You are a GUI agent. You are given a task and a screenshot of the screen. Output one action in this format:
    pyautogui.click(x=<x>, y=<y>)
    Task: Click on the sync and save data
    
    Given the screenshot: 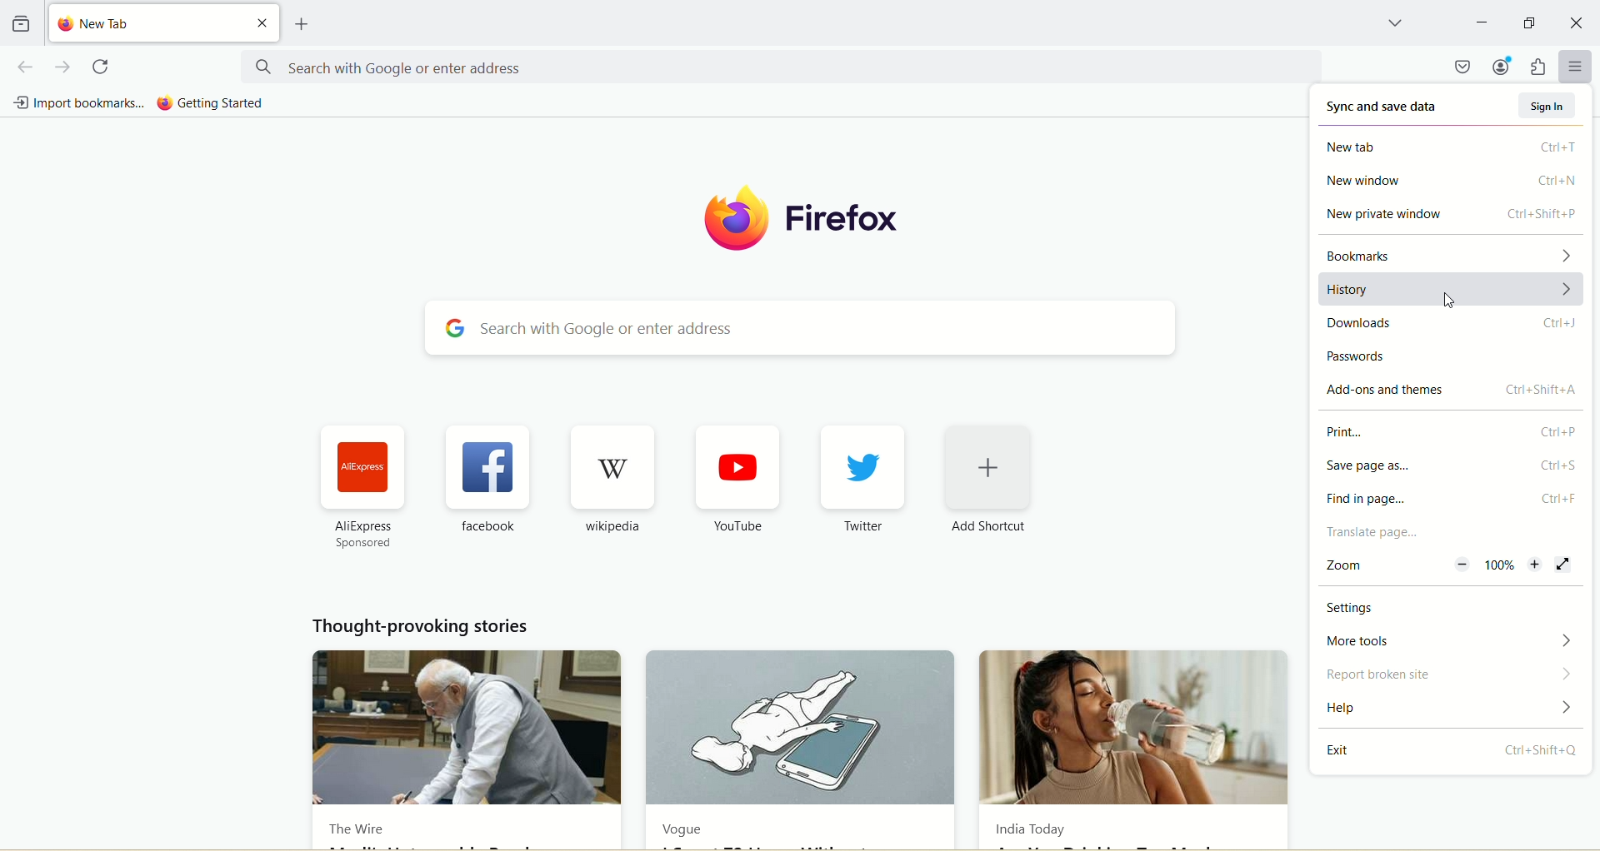 What is the action you would take?
    pyautogui.click(x=1384, y=102)
    